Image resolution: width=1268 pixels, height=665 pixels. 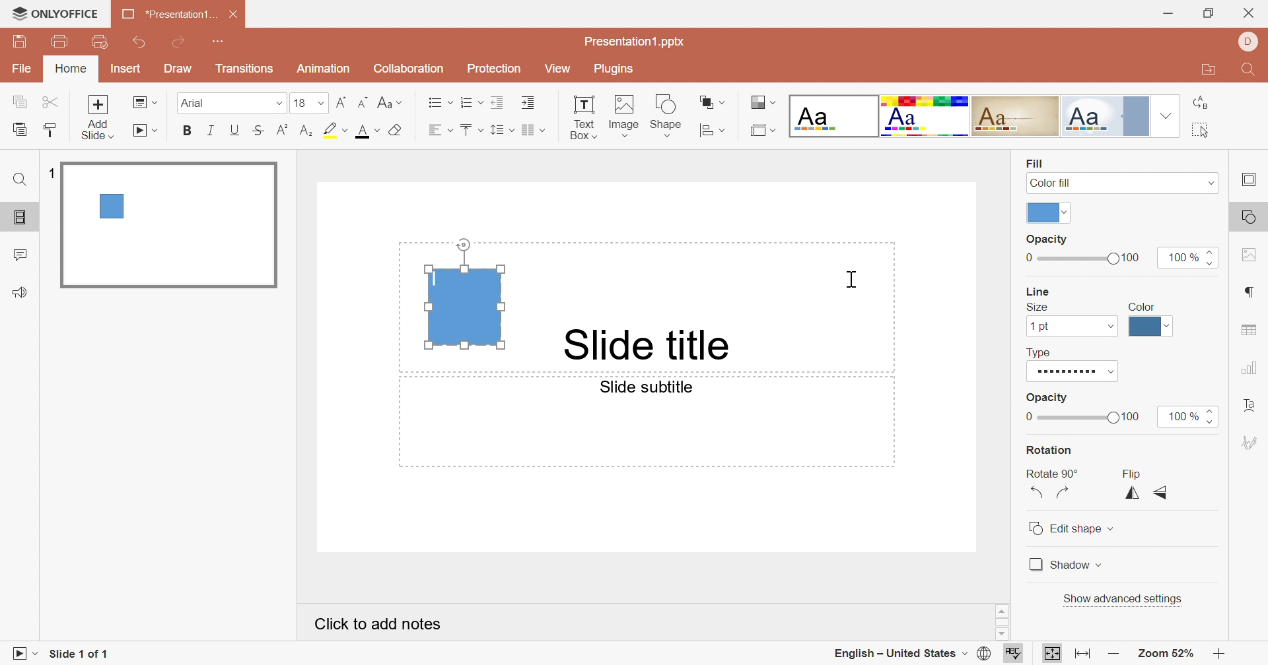 What do you see at coordinates (1015, 654) in the screenshot?
I see `Check spelling` at bounding box center [1015, 654].